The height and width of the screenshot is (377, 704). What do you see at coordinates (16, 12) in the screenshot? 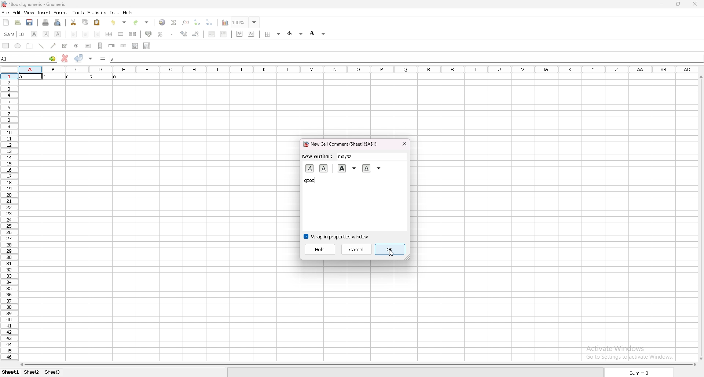
I see `edit` at bounding box center [16, 12].